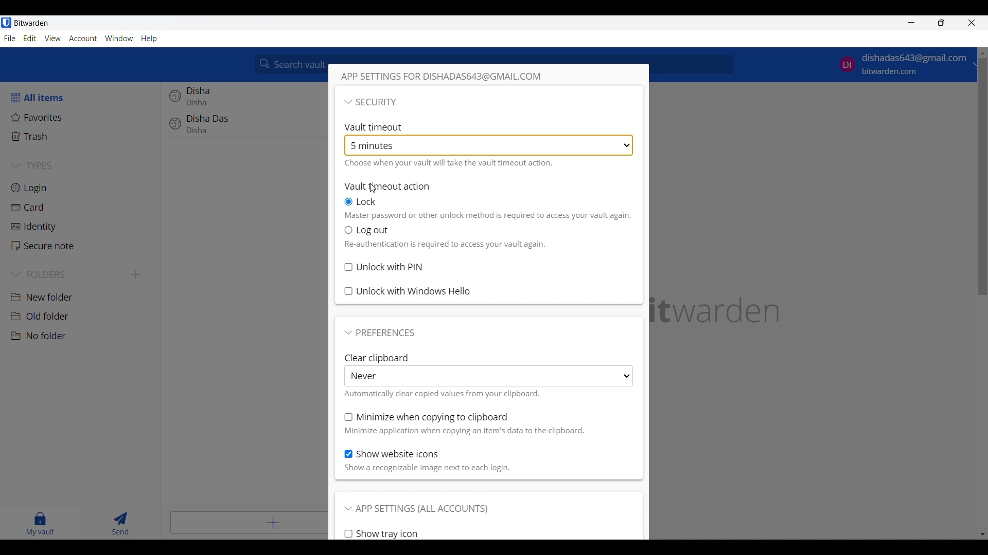 This screenshot has width=988, height=555. What do you see at coordinates (972, 23) in the screenshot?
I see `Close interface` at bounding box center [972, 23].